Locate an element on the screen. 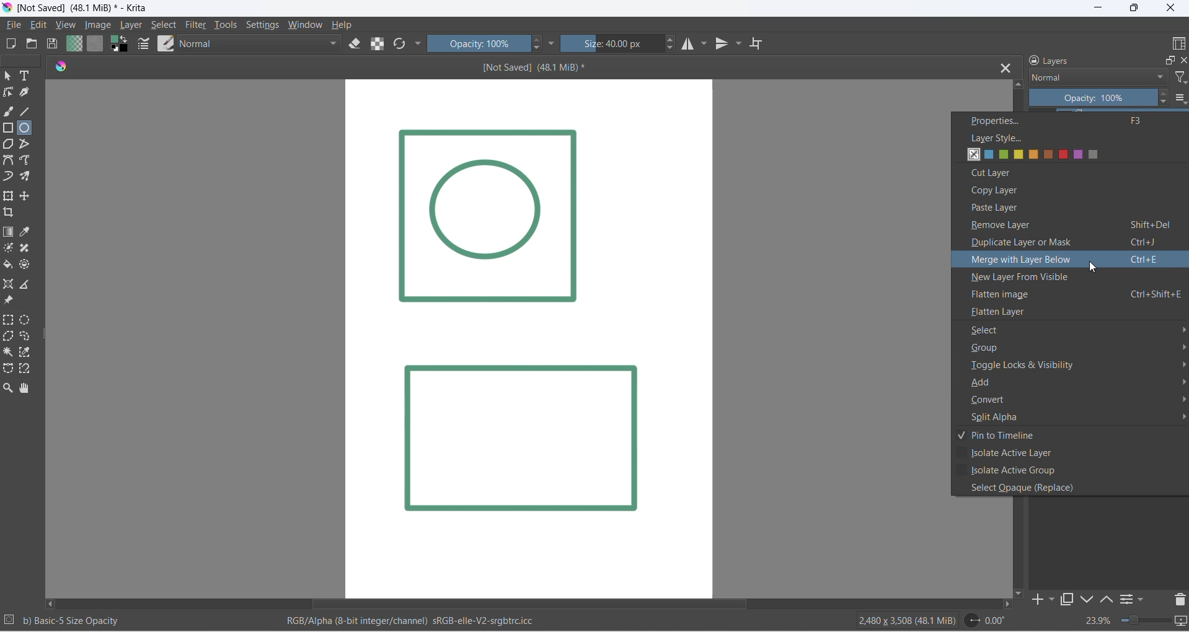 Image resolution: width=1189 pixels, height=632 pixels. mask tool is located at coordinates (9, 248).